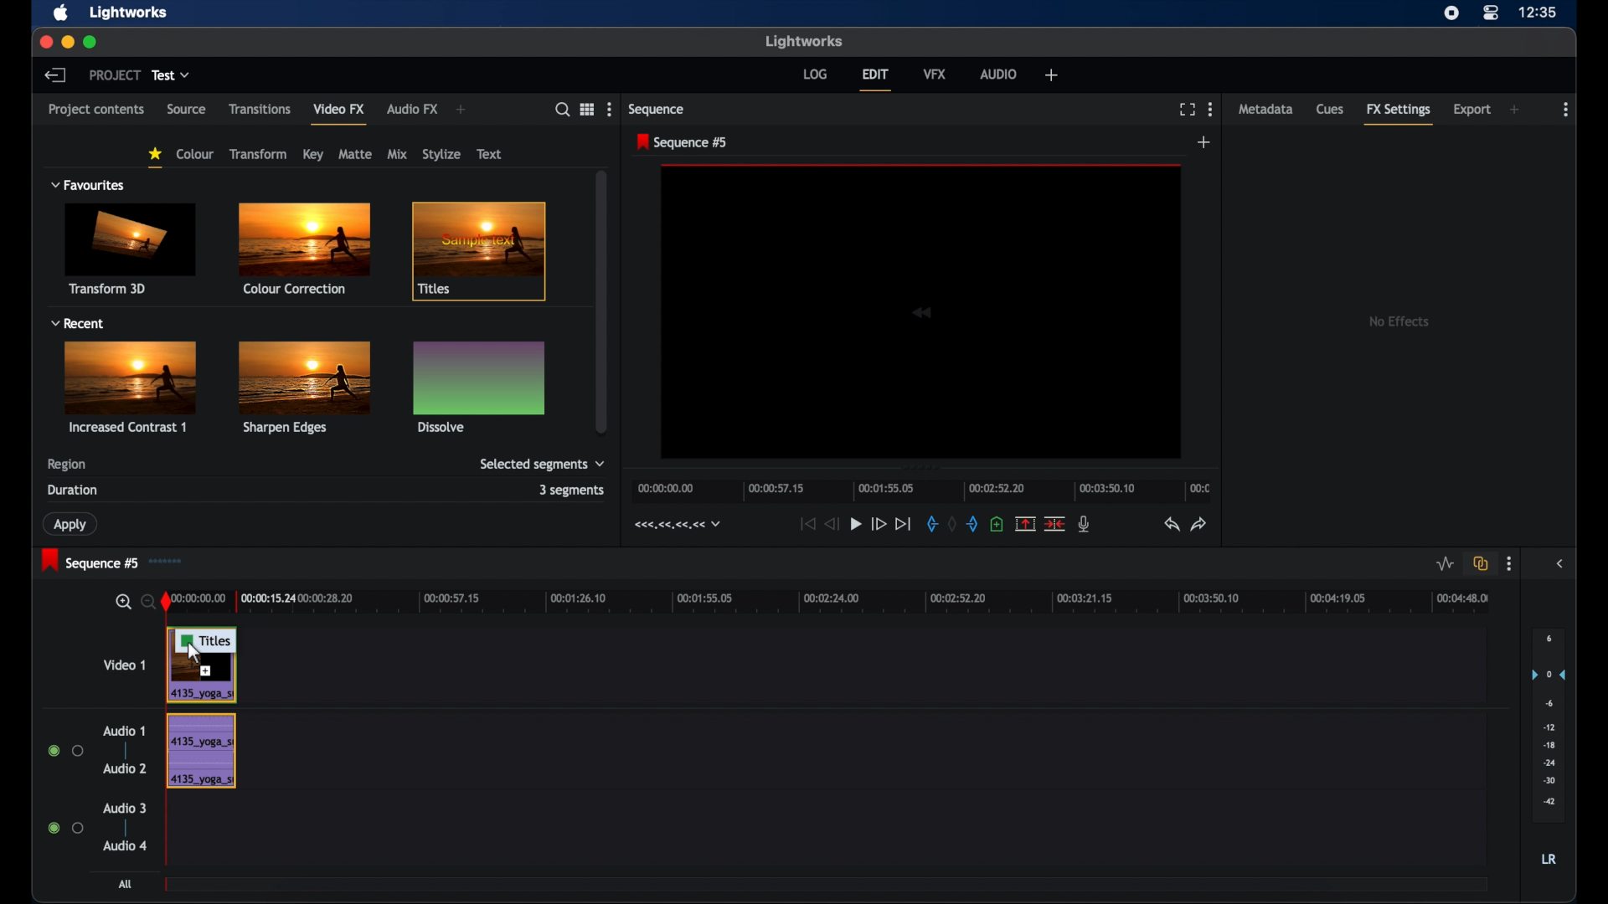 The height and width of the screenshot is (904, 1608). Describe the element at coordinates (124, 809) in the screenshot. I see `audio 3` at that location.